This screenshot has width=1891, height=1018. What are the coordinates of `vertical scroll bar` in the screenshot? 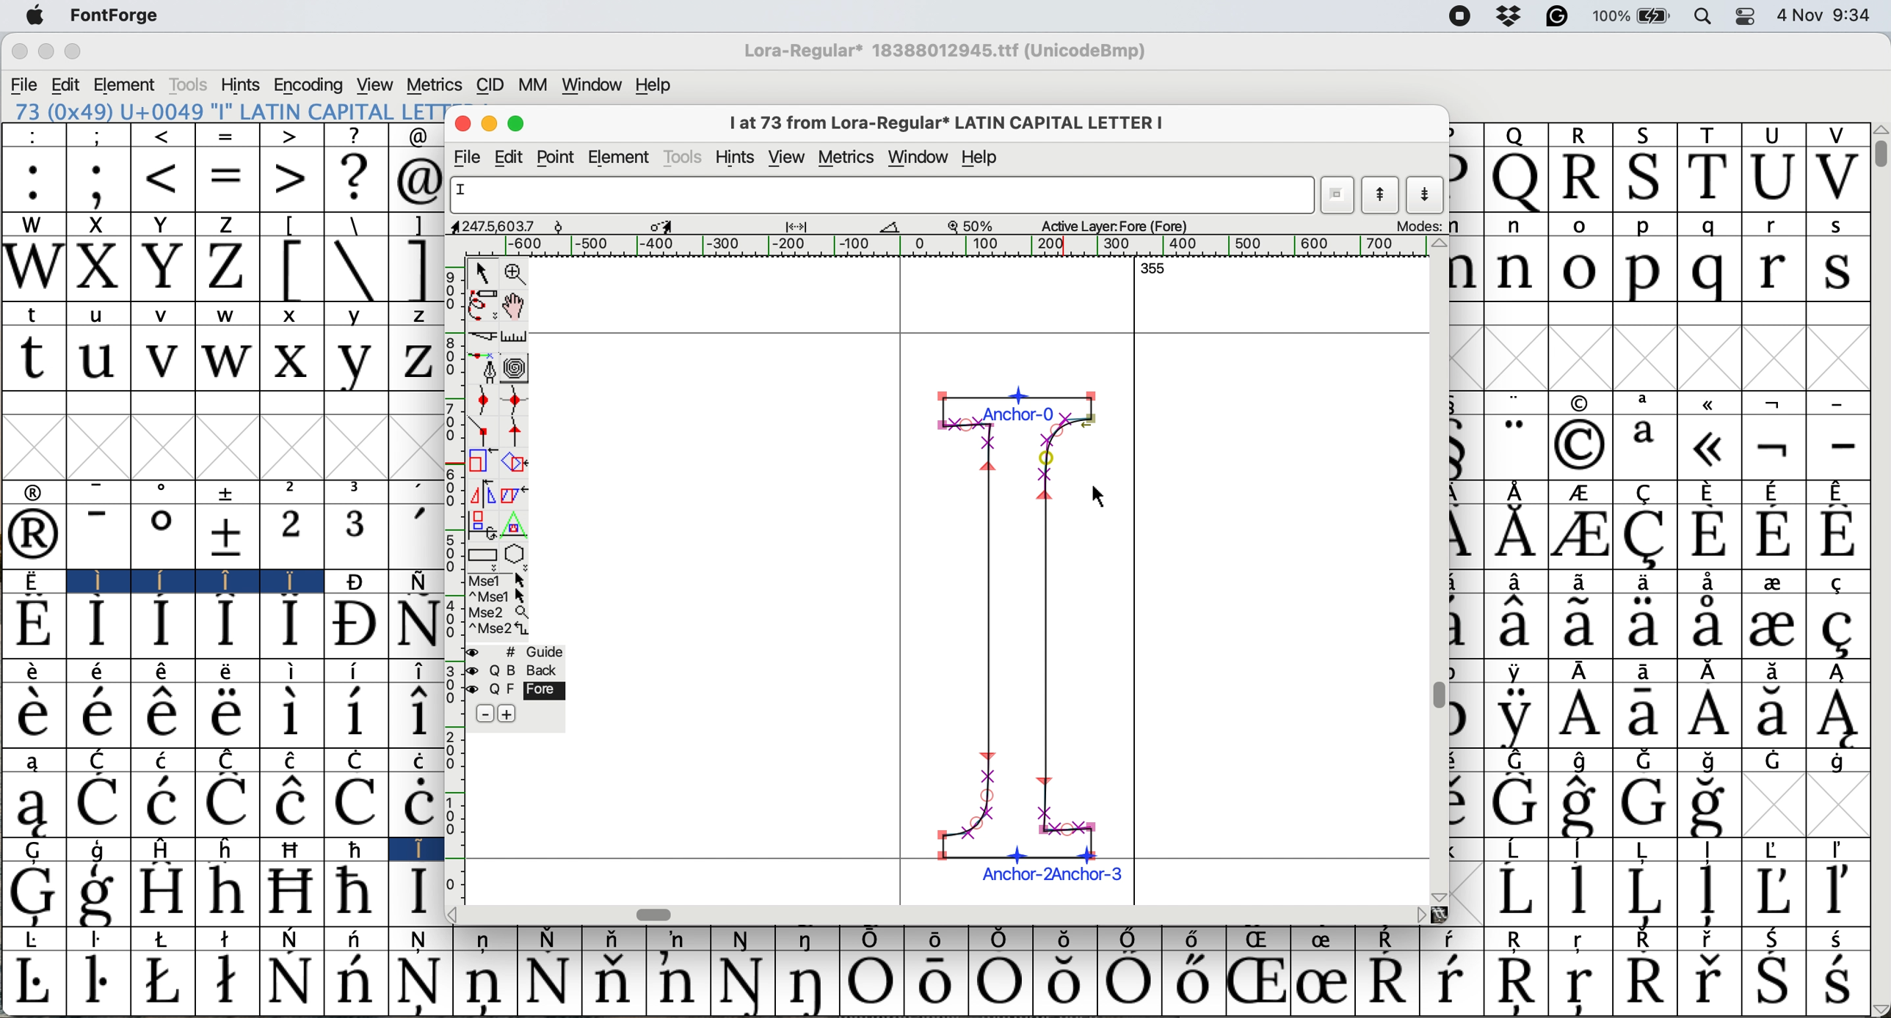 It's located at (1440, 694).